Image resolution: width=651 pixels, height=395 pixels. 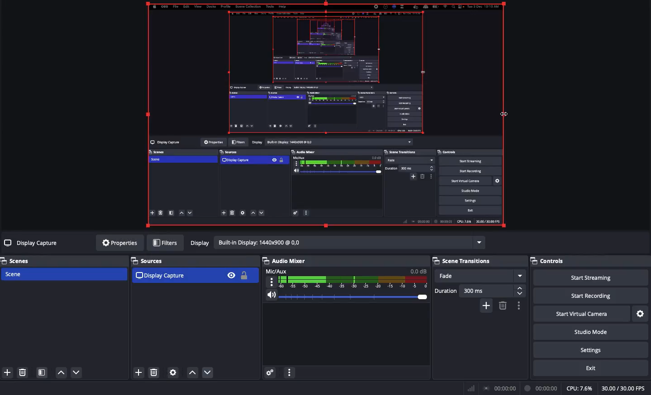 What do you see at coordinates (63, 275) in the screenshot?
I see `Scene` at bounding box center [63, 275].